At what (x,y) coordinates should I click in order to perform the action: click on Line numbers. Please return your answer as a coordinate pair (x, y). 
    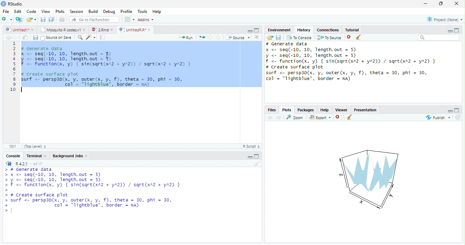
    Looking at the image, I should click on (13, 67).